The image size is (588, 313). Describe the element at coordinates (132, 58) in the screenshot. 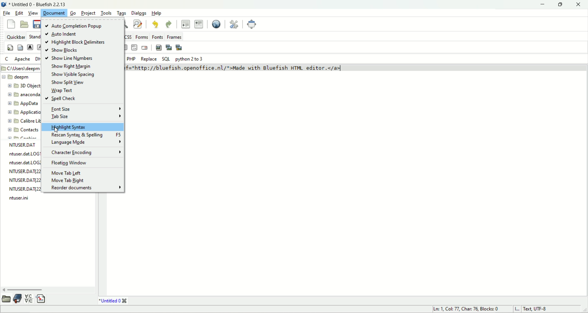

I see `PHP` at that location.